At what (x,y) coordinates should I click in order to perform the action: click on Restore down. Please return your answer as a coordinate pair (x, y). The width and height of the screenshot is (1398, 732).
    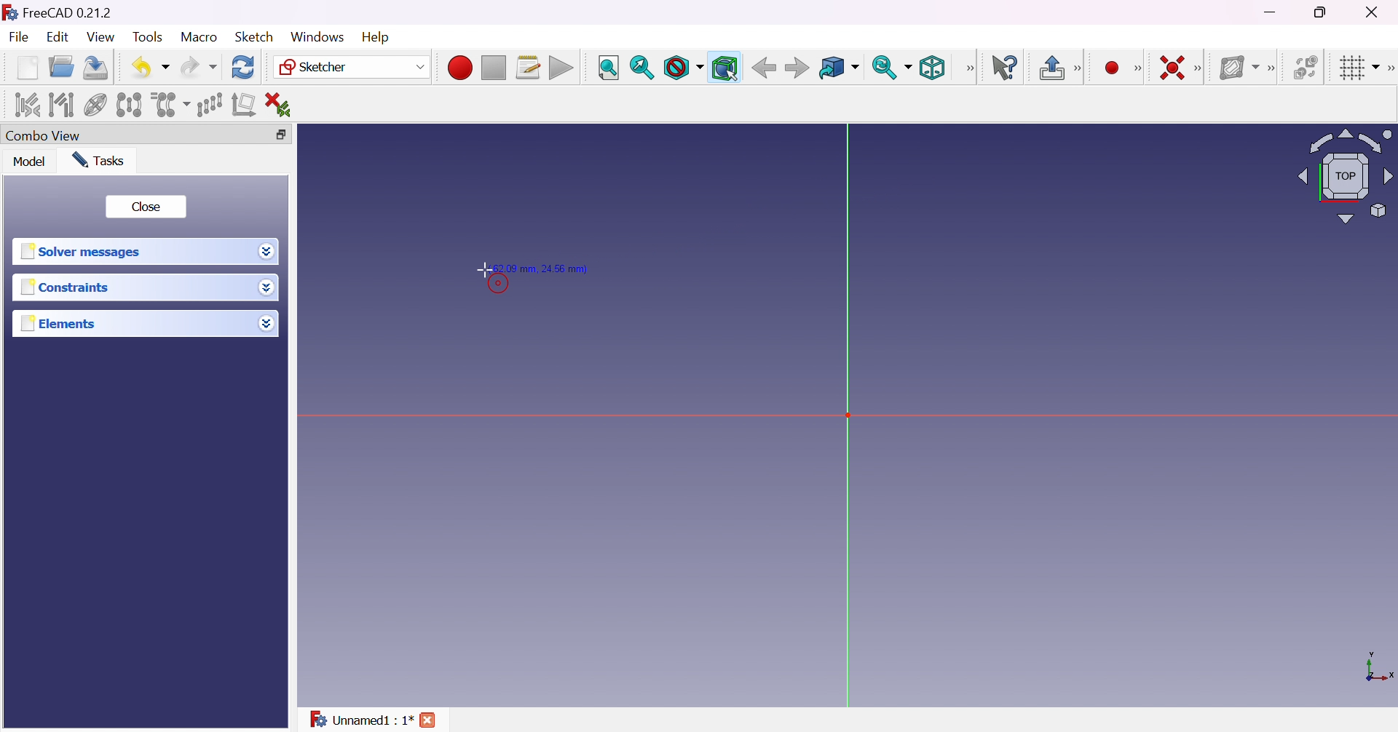
    Looking at the image, I should click on (1322, 12).